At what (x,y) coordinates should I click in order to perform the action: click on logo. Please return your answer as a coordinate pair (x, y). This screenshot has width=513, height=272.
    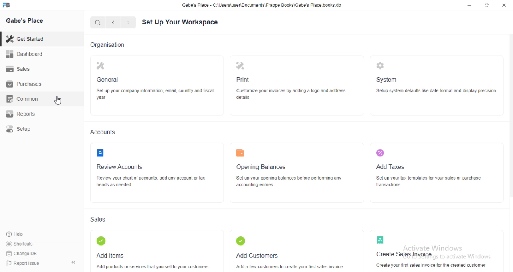
    Looking at the image, I should click on (6, 5).